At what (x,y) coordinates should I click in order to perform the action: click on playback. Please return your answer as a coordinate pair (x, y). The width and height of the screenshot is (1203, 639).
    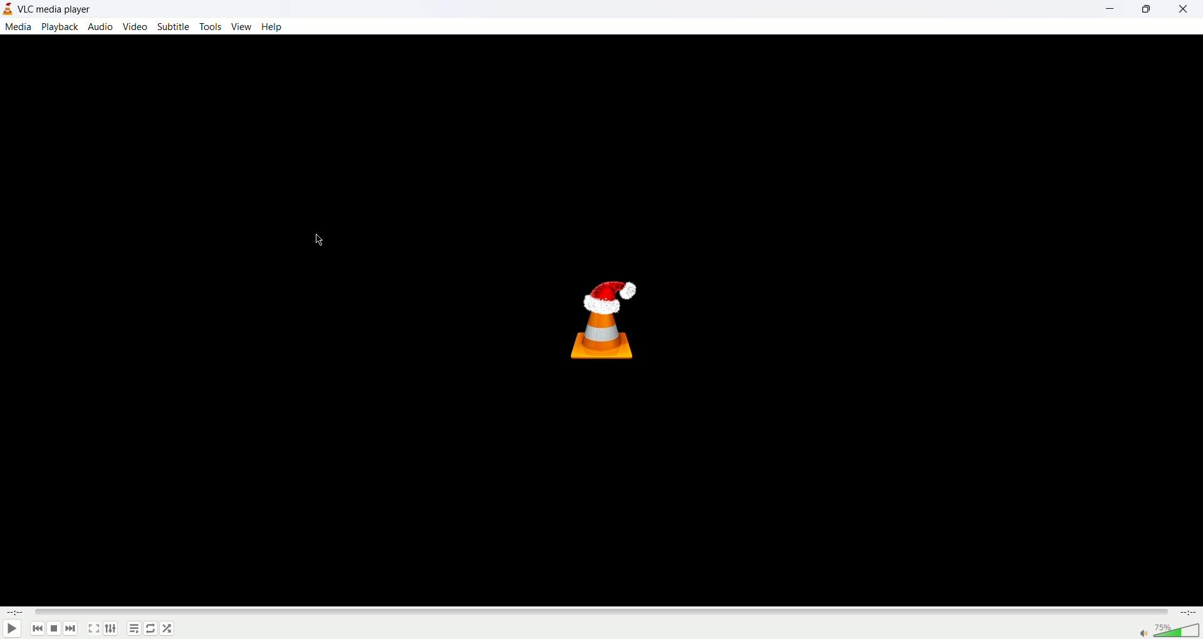
    Looking at the image, I should click on (60, 26).